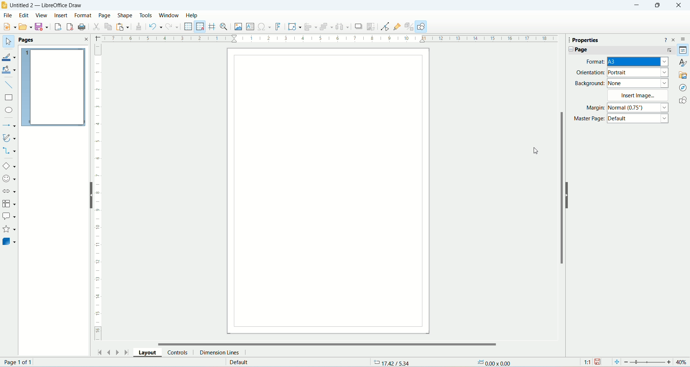  What do you see at coordinates (57, 27) in the screenshot?
I see `export` at bounding box center [57, 27].